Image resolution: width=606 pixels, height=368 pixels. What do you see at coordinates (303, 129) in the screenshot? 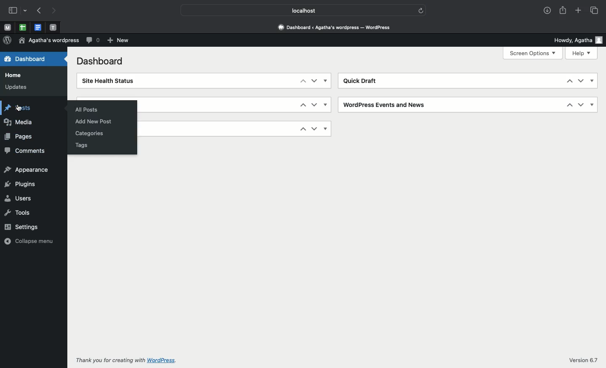
I see `Up` at bounding box center [303, 129].